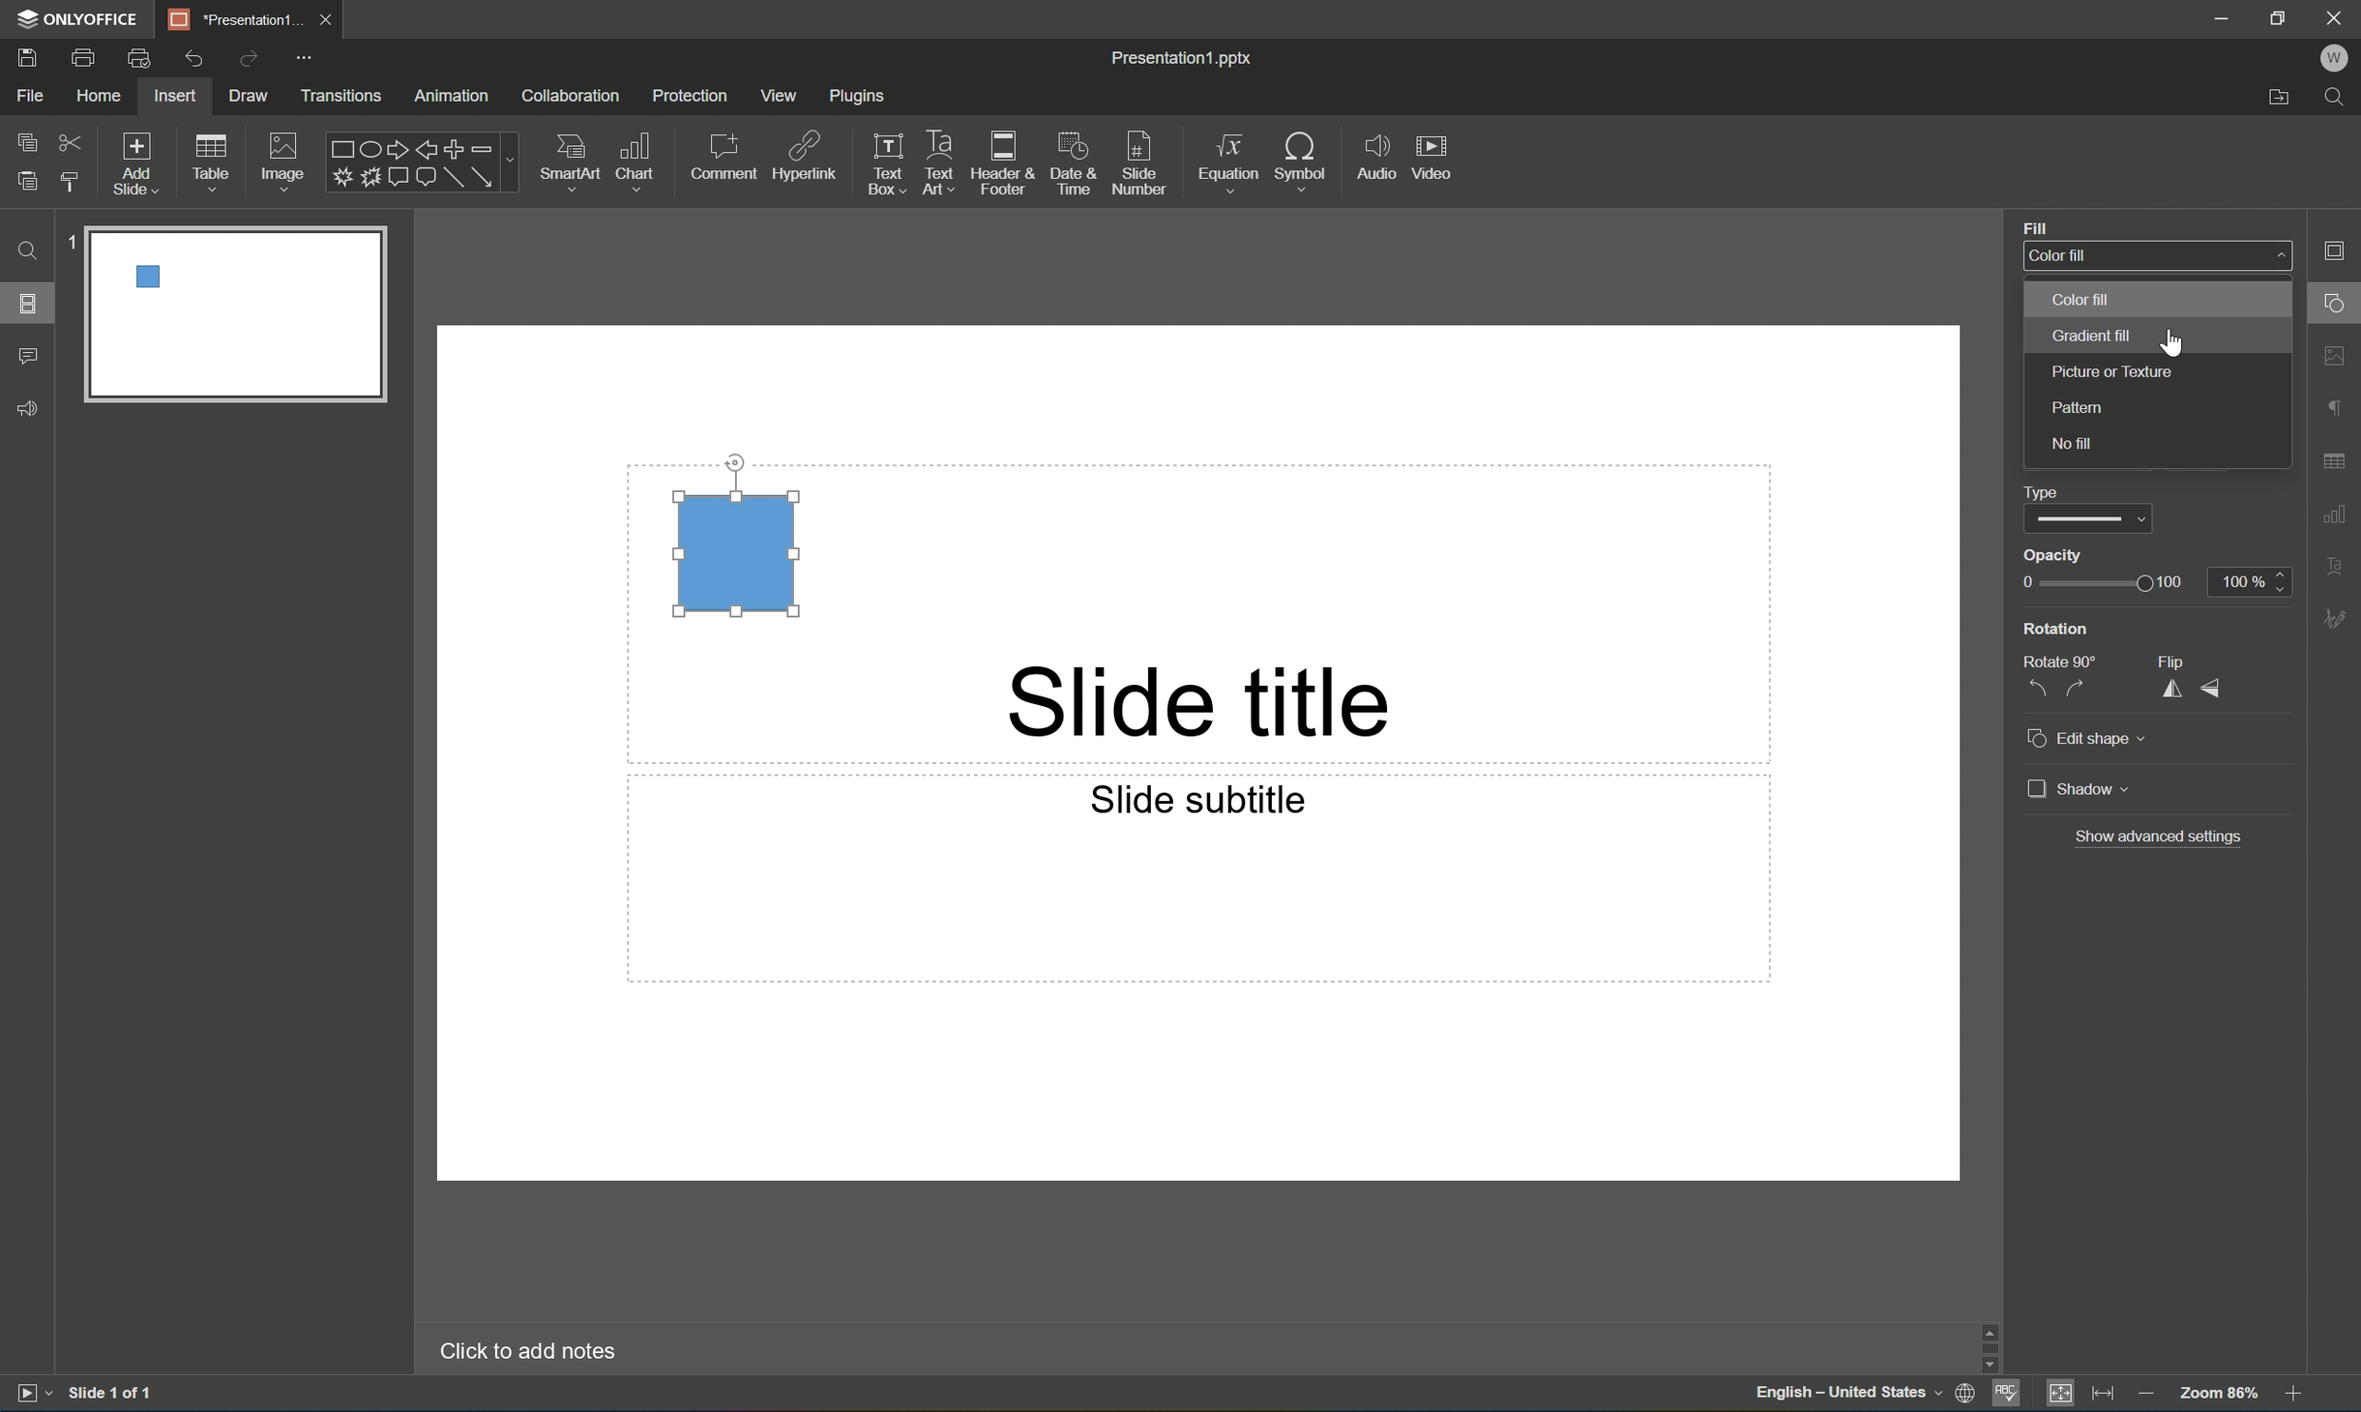 The height and width of the screenshot is (1412, 2361). Describe the element at coordinates (2175, 343) in the screenshot. I see `Cursor` at that location.